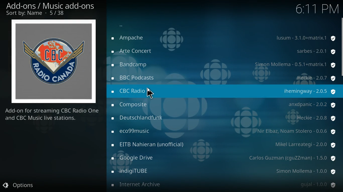  I want to click on radio name, so click(133, 170).